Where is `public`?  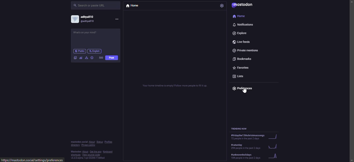
public is located at coordinates (80, 51).